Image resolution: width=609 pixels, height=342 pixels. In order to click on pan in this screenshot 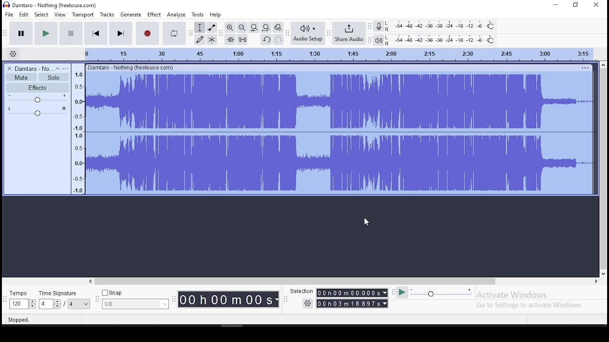, I will do `click(37, 111)`.